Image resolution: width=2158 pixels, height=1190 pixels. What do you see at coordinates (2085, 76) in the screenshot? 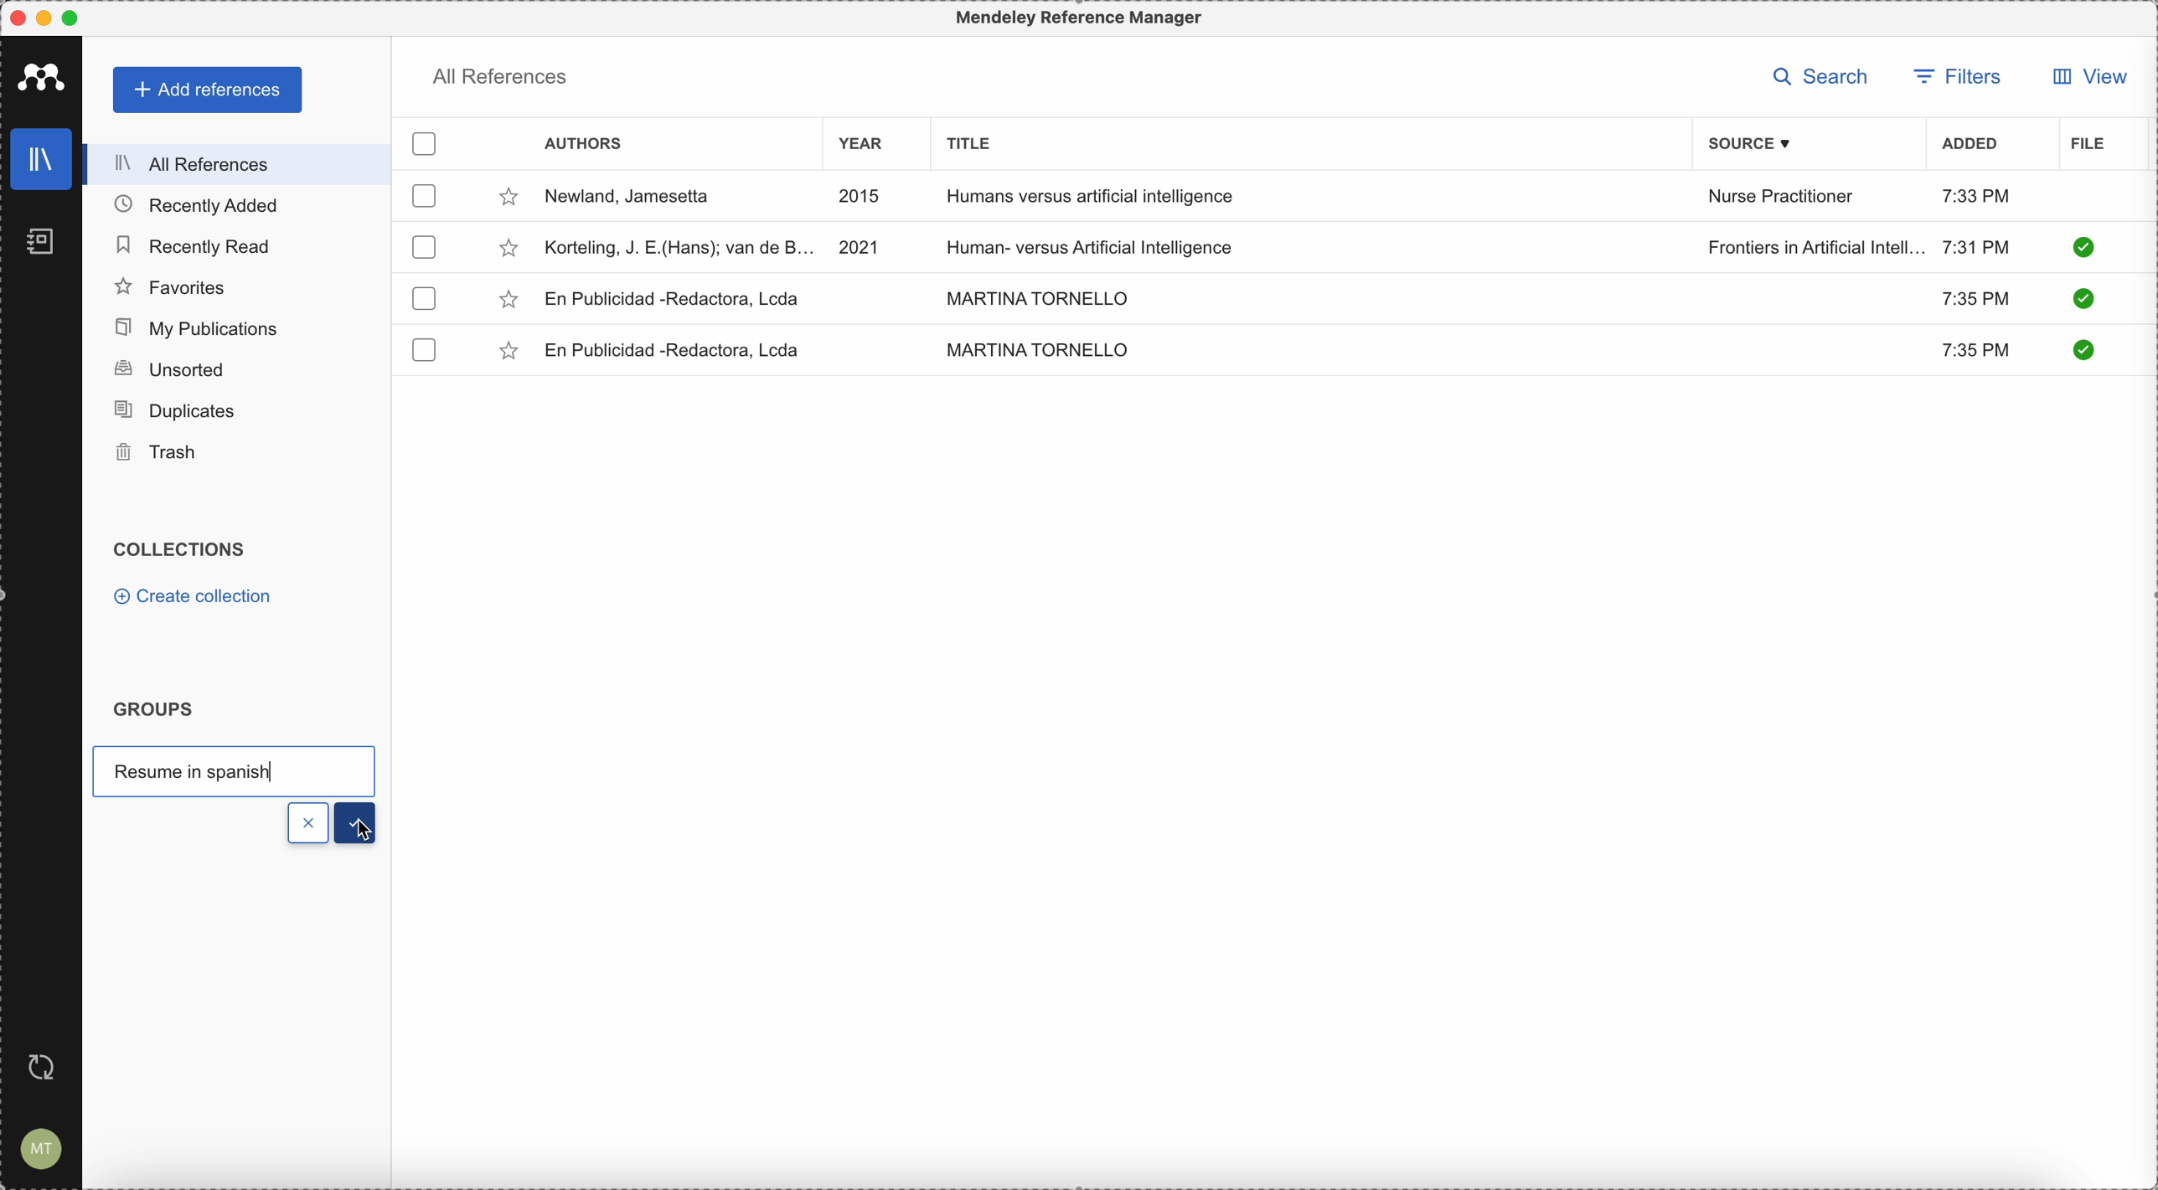
I see `view` at bounding box center [2085, 76].